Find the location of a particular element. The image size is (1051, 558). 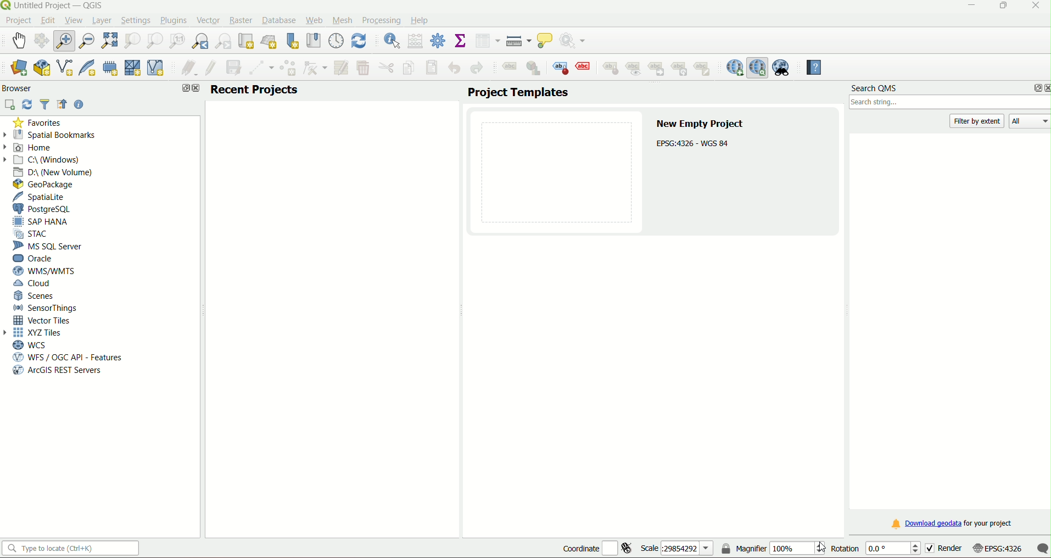

undo  is located at coordinates (455, 68).